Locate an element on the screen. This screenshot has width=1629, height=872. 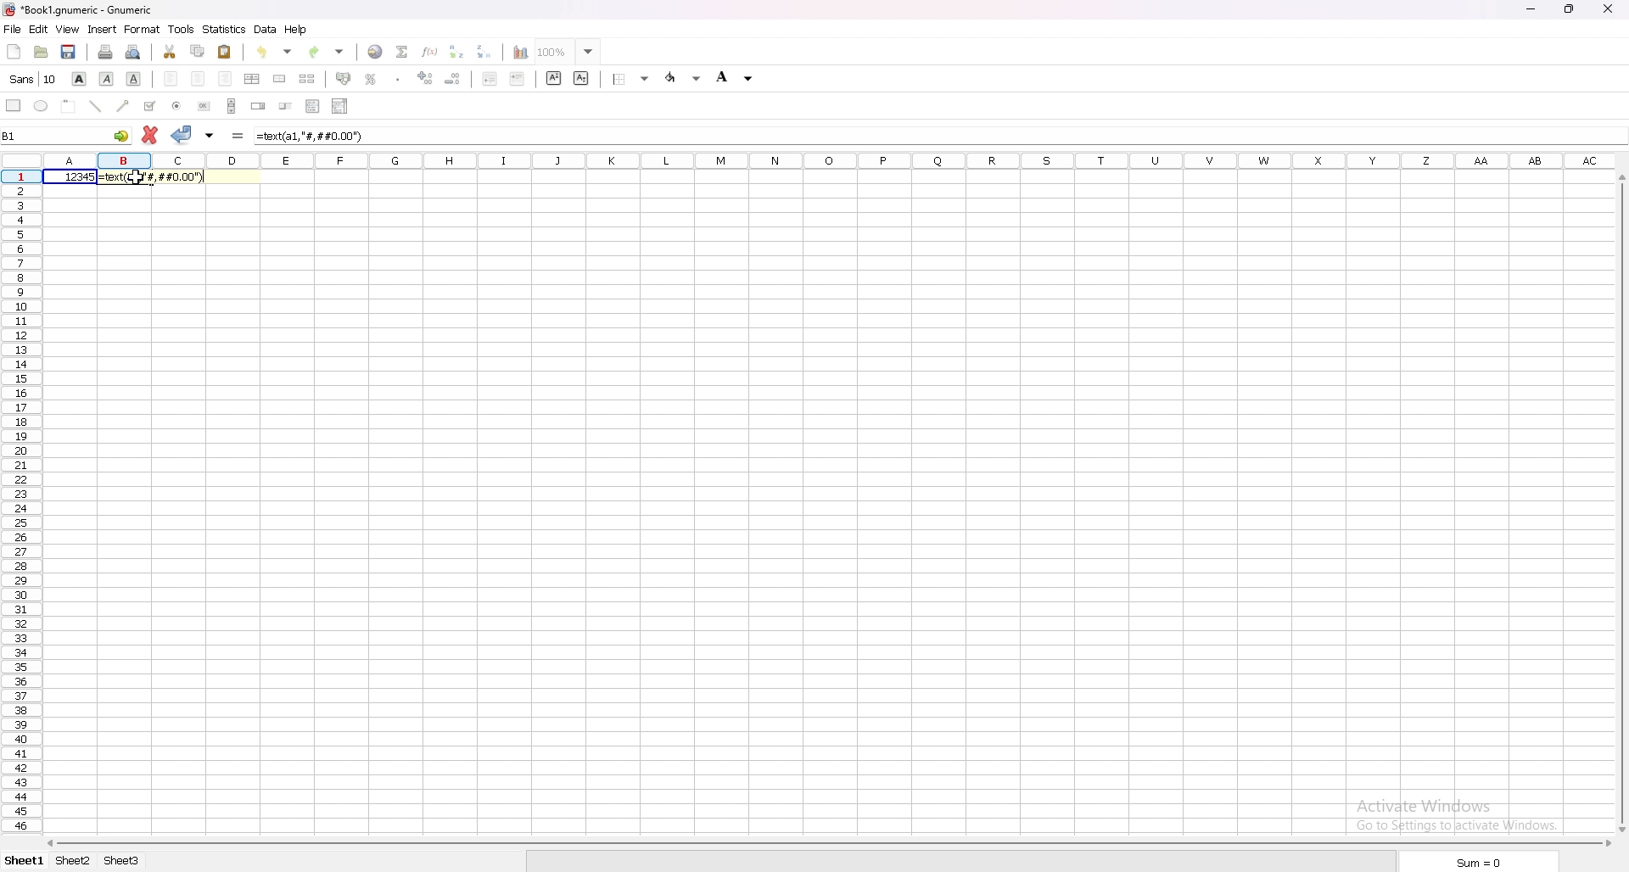
cursor is located at coordinates (143, 176).